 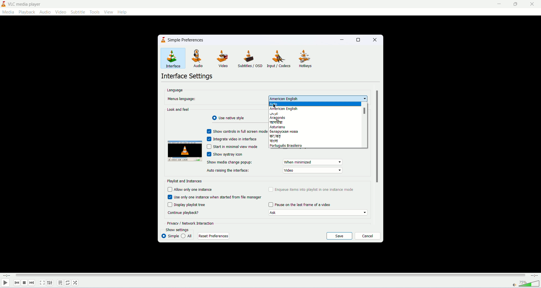 I want to click on loop, so click(x=67, y=283).